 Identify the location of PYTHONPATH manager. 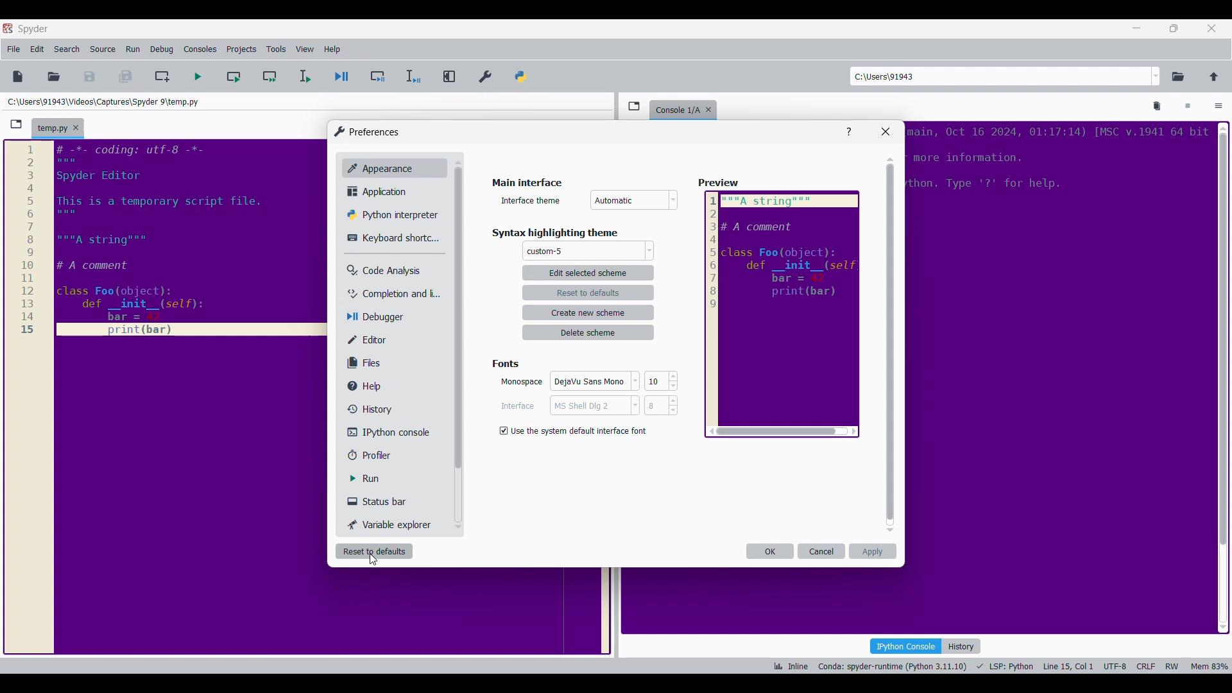
(522, 76).